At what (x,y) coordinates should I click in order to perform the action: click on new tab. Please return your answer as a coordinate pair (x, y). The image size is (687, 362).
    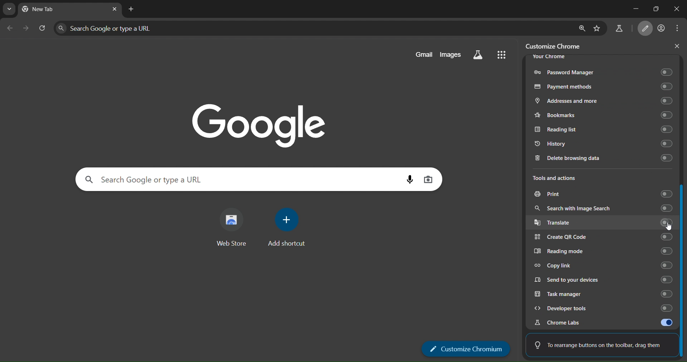
    Looking at the image, I should click on (131, 9).